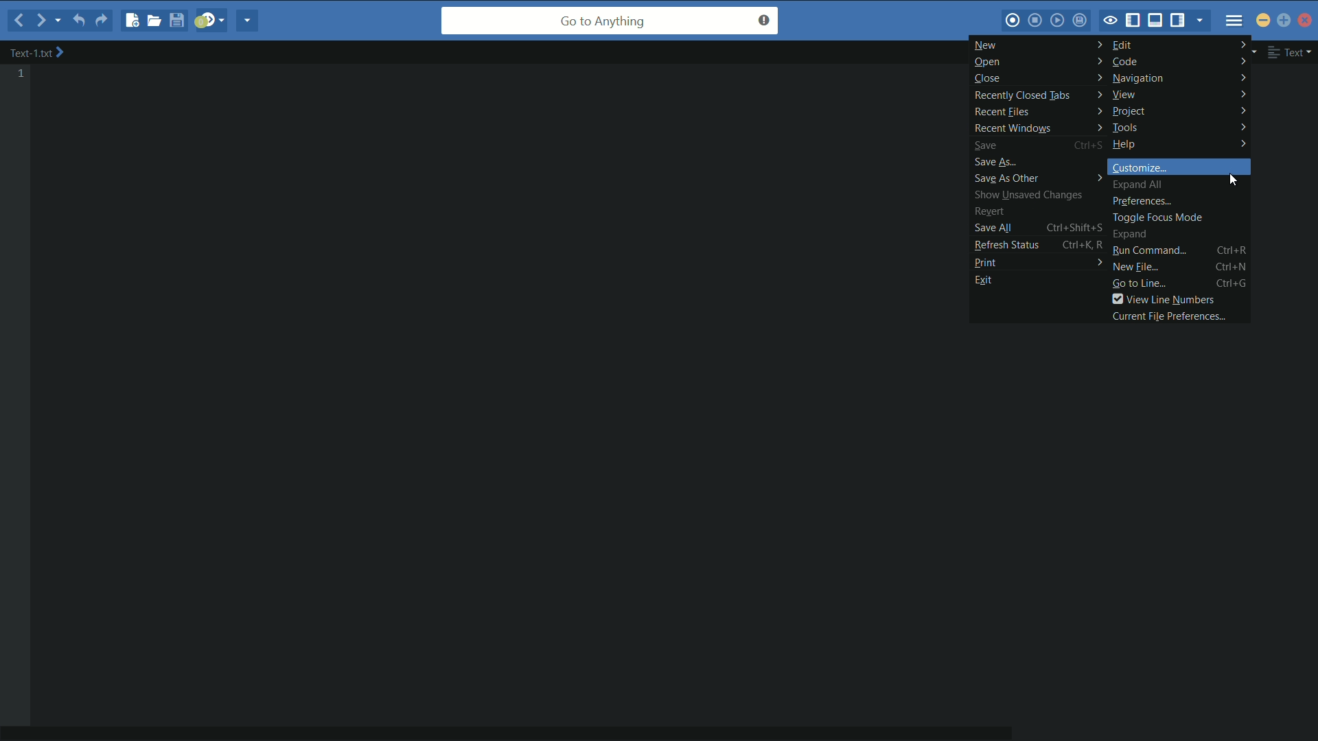 This screenshot has height=741, width=1318. Describe the element at coordinates (1156, 20) in the screenshot. I see `show/hide bottom pane` at that location.